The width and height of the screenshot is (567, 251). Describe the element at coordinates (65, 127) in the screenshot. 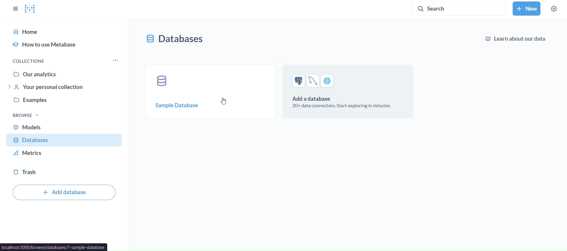

I see `models` at that location.